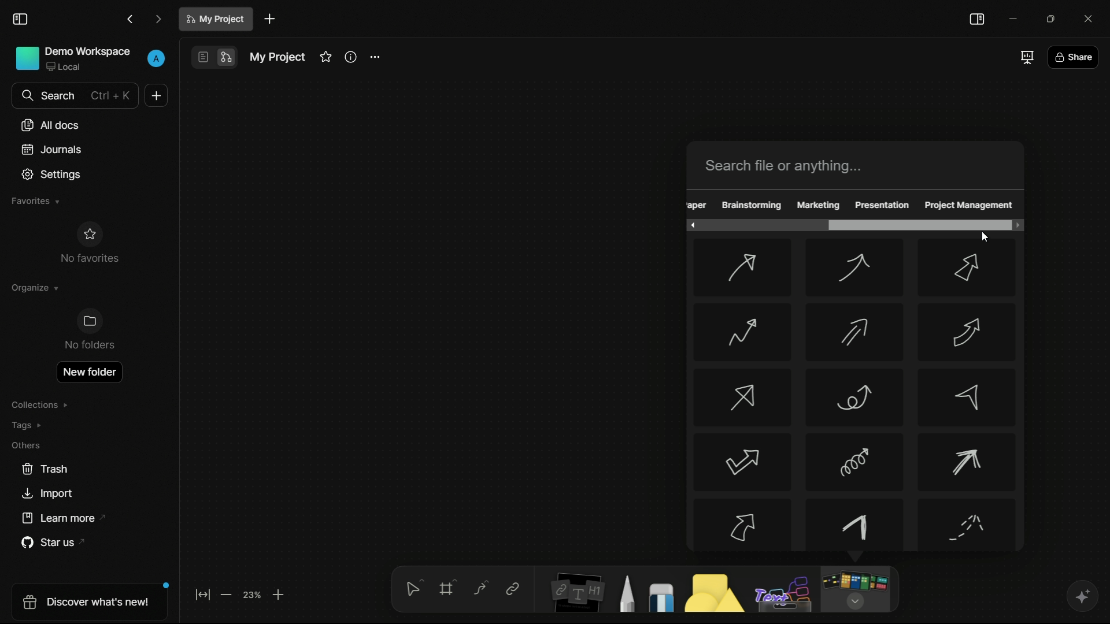  Describe the element at coordinates (743, 397) in the screenshot. I see `arrow-7` at that location.